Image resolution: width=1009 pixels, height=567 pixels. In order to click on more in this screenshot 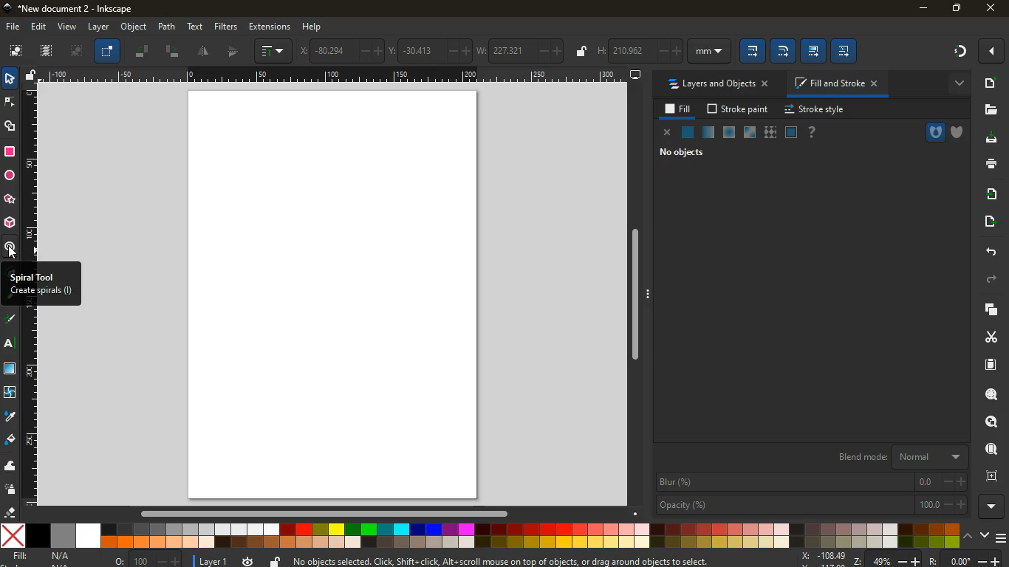, I will do `click(990, 52)`.